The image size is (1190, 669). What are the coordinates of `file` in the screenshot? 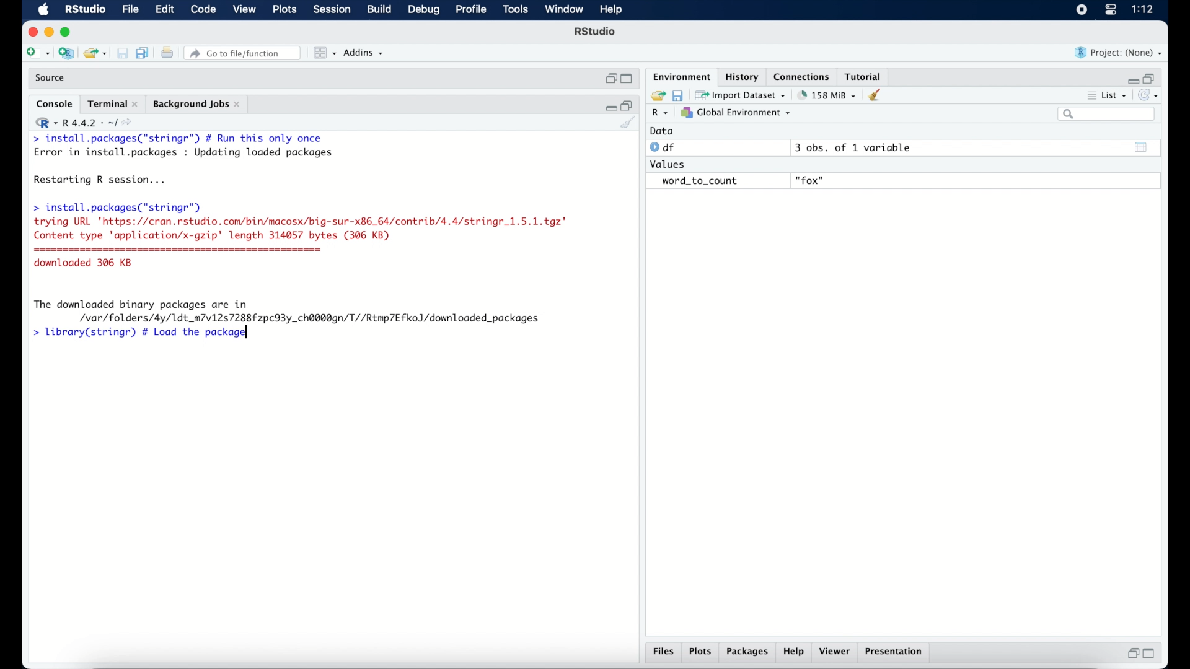 It's located at (131, 10).